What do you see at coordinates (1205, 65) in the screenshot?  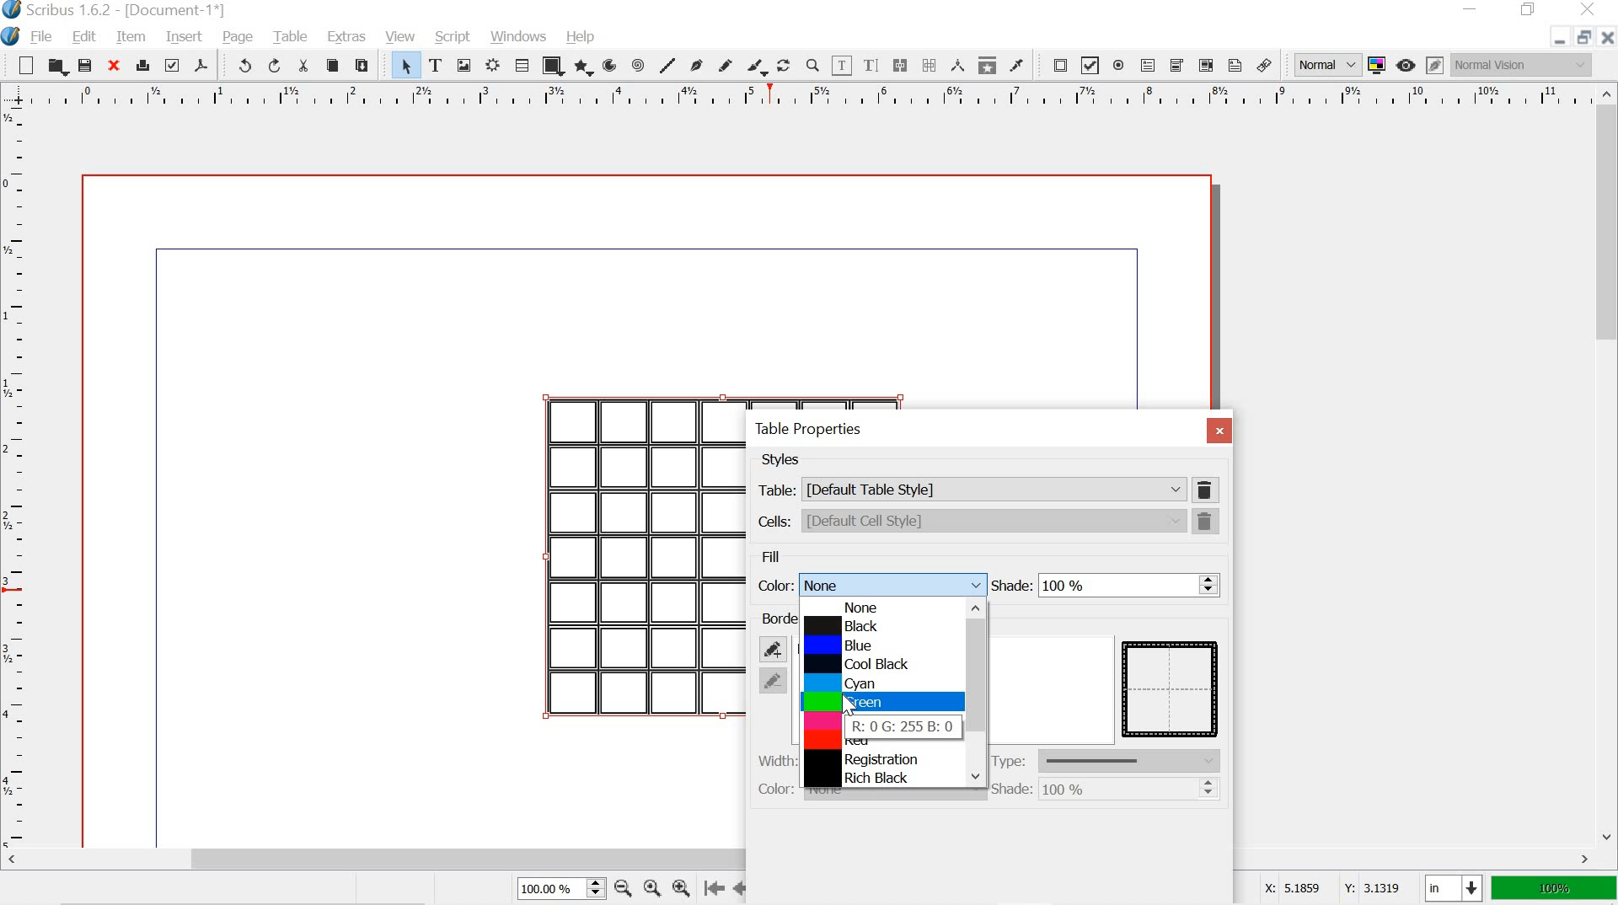 I see `pdf list box` at bounding box center [1205, 65].